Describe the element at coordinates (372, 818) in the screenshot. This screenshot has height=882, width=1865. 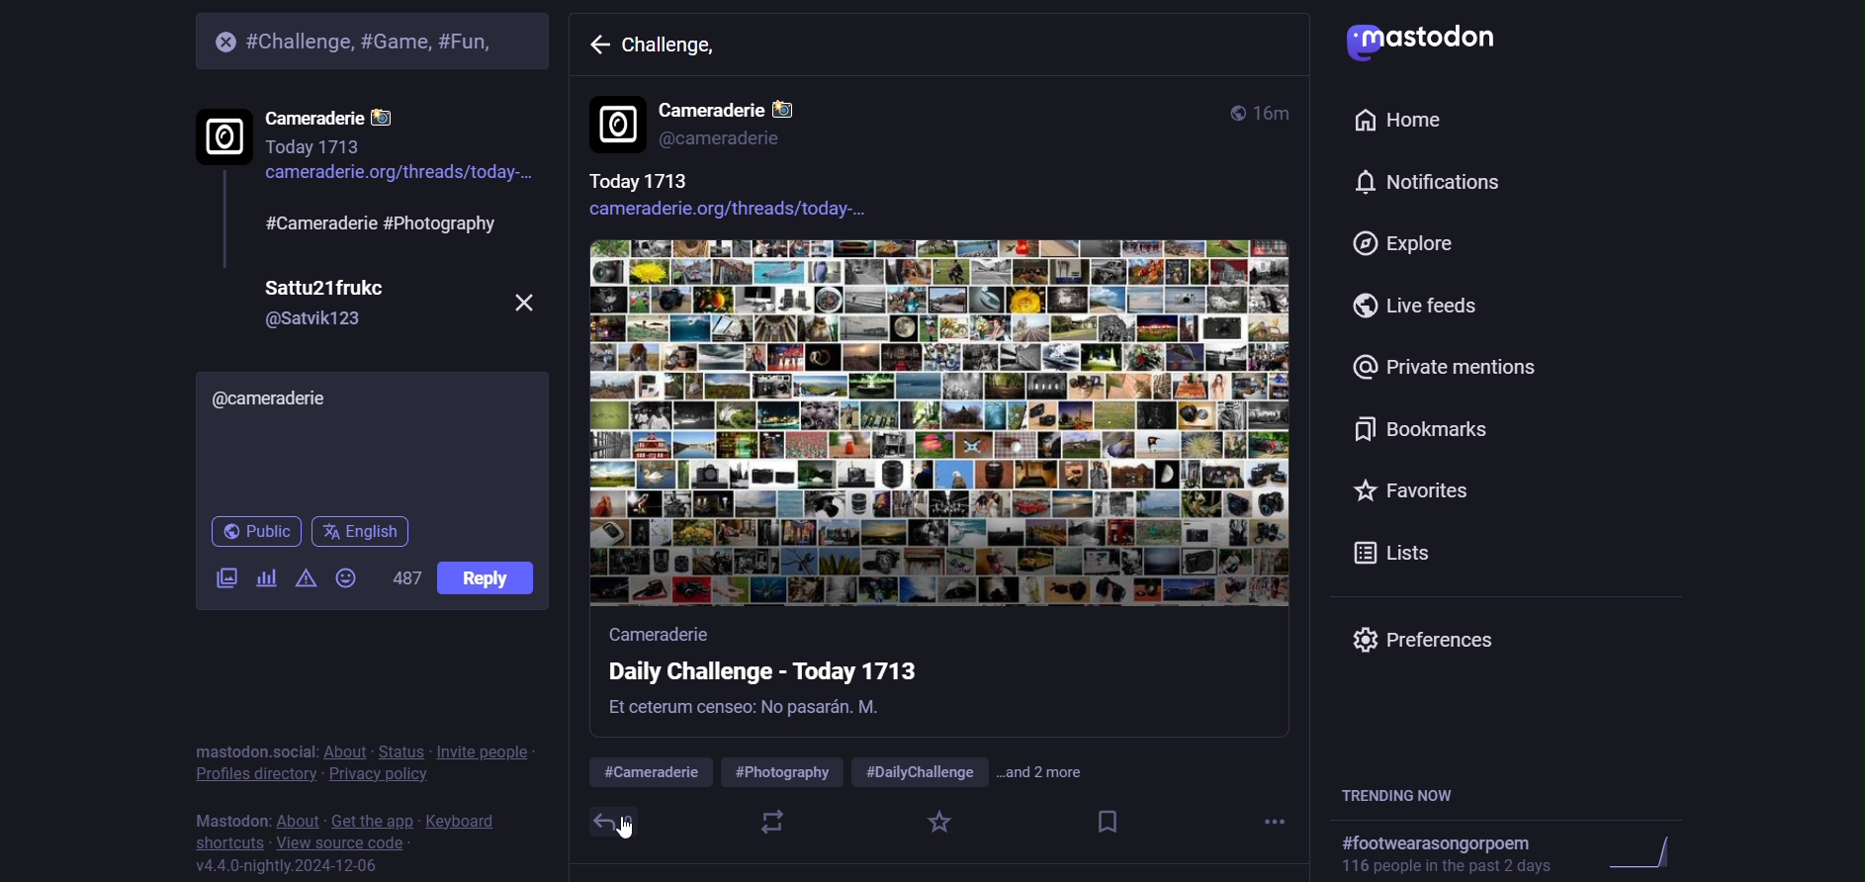
I see `get the app` at that location.